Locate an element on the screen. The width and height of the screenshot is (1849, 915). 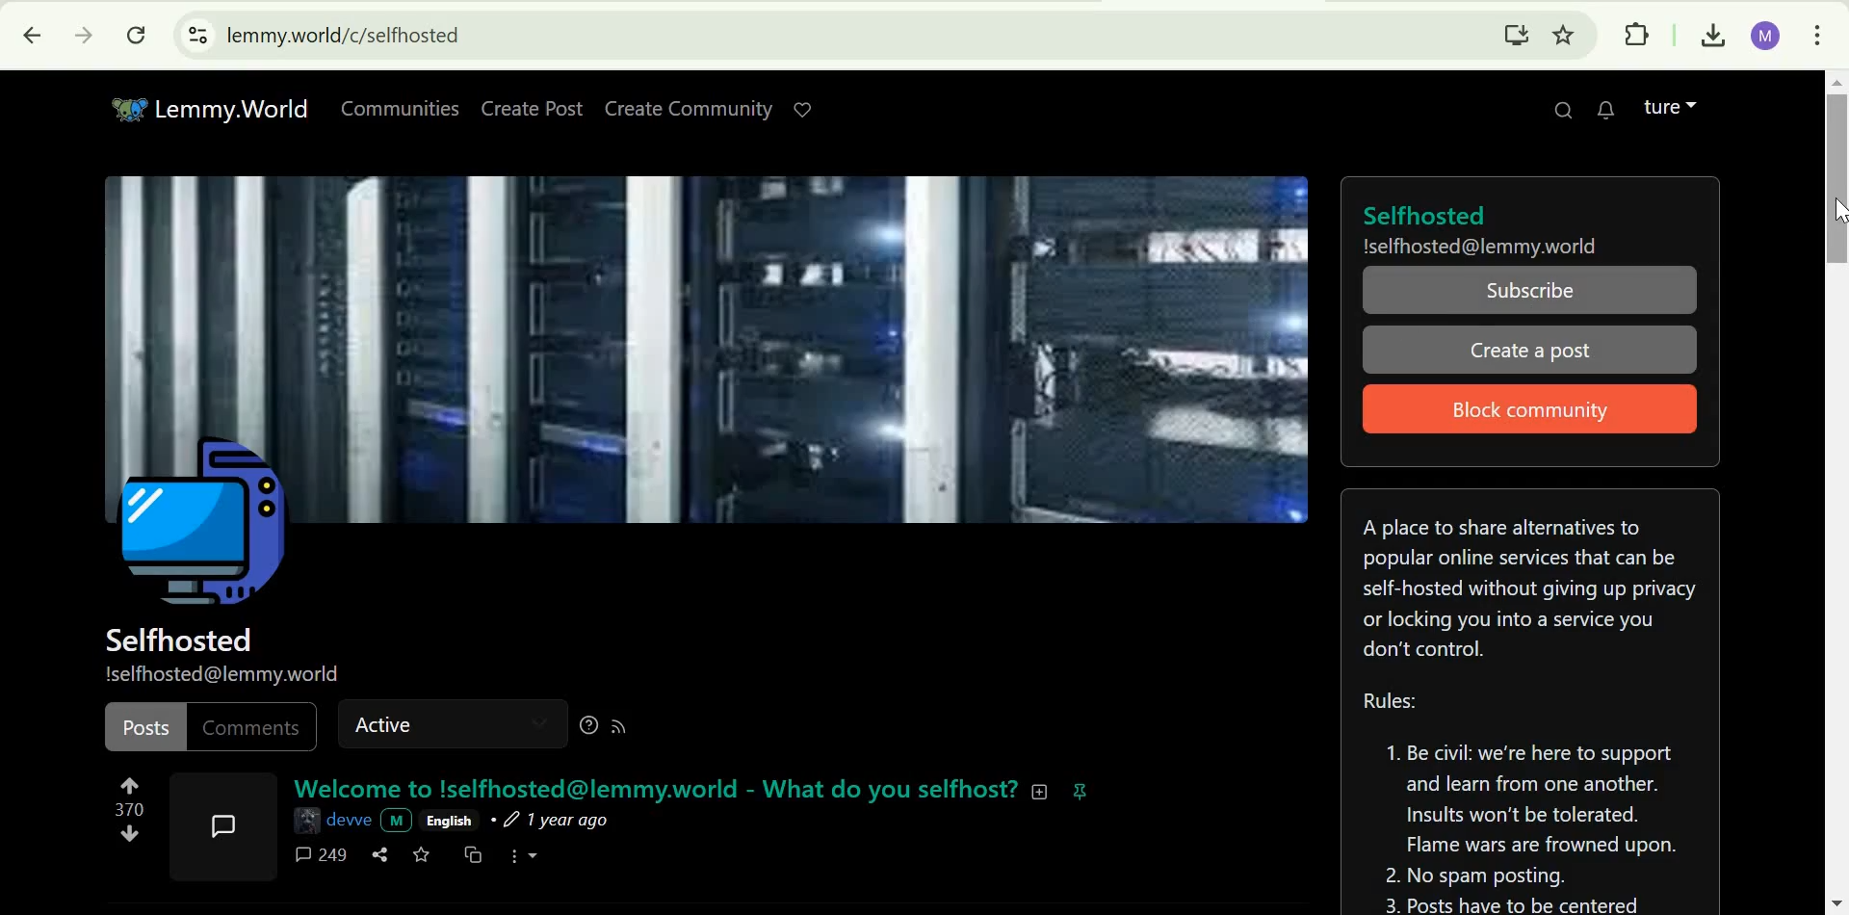
Support lemmy is located at coordinates (803, 110).